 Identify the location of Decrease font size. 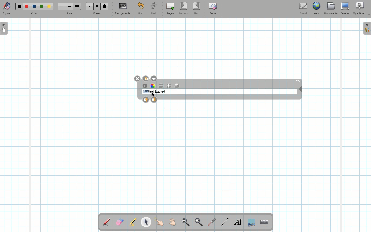
(161, 86).